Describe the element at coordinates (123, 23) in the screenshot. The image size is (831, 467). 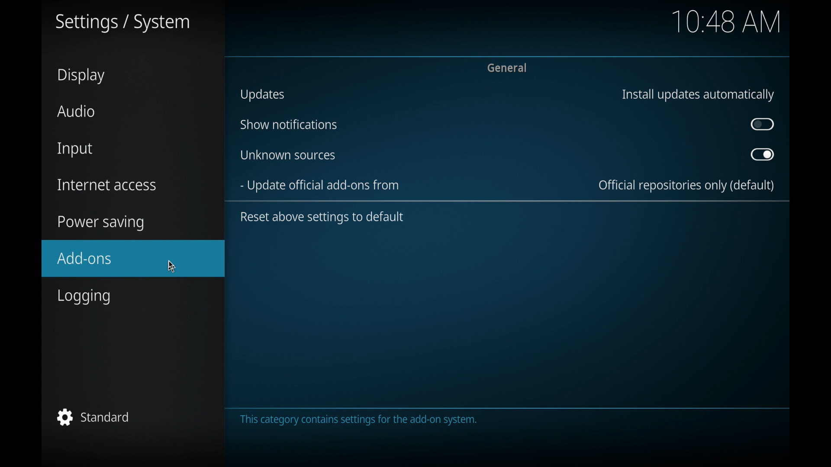
I see `settings/system` at that location.